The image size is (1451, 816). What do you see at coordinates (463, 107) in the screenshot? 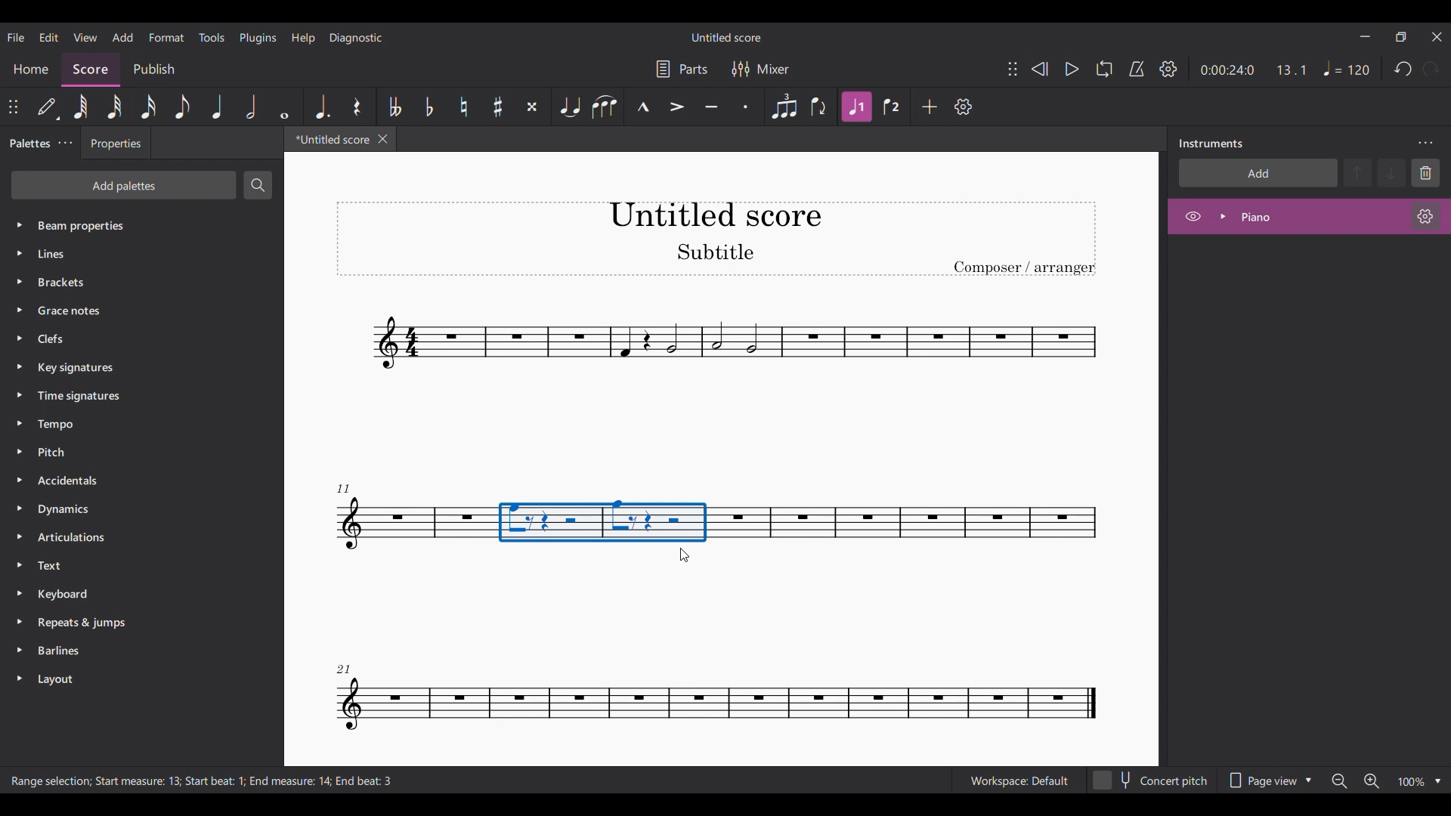
I see `Toggle natural` at bounding box center [463, 107].